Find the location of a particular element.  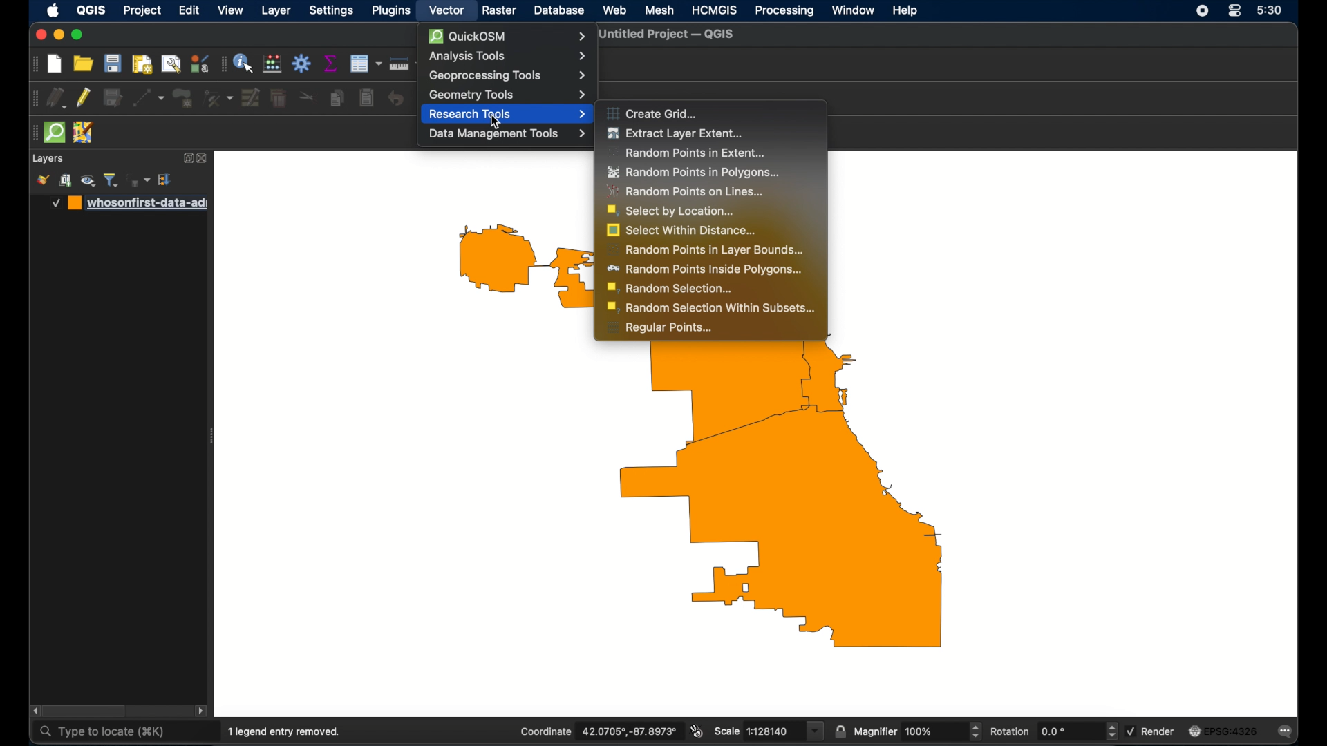

1 legend entry removed is located at coordinates (284, 732).